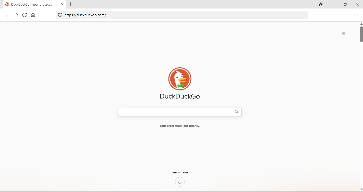 Image resolution: width=363 pixels, height=192 pixels. I want to click on down arrow, so click(180, 182).